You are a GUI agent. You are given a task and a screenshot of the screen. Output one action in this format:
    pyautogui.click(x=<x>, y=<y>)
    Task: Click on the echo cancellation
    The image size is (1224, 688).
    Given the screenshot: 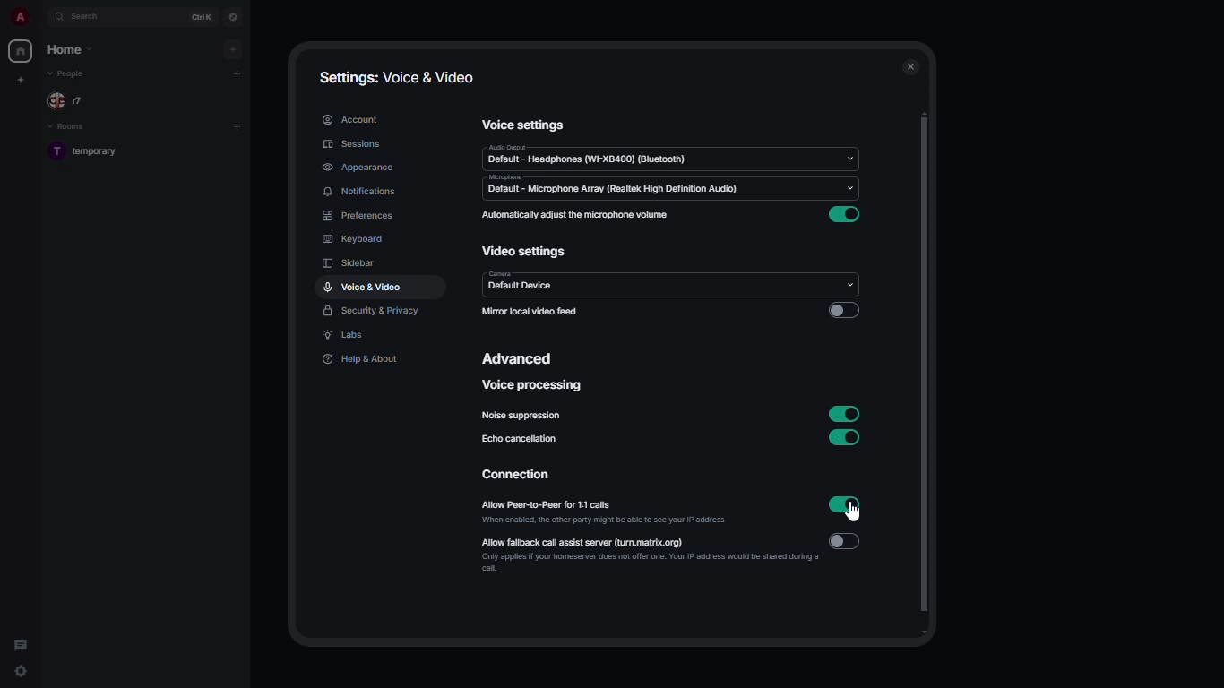 What is the action you would take?
    pyautogui.click(x=520, y=439)
    